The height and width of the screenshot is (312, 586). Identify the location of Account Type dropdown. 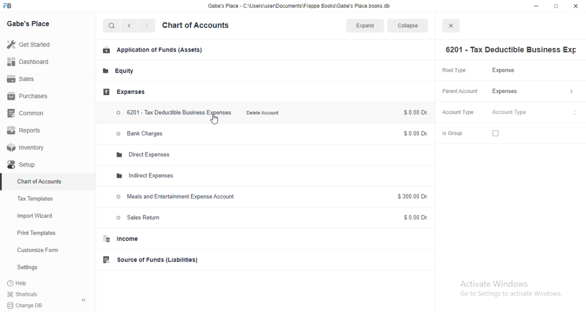
(535, 113).